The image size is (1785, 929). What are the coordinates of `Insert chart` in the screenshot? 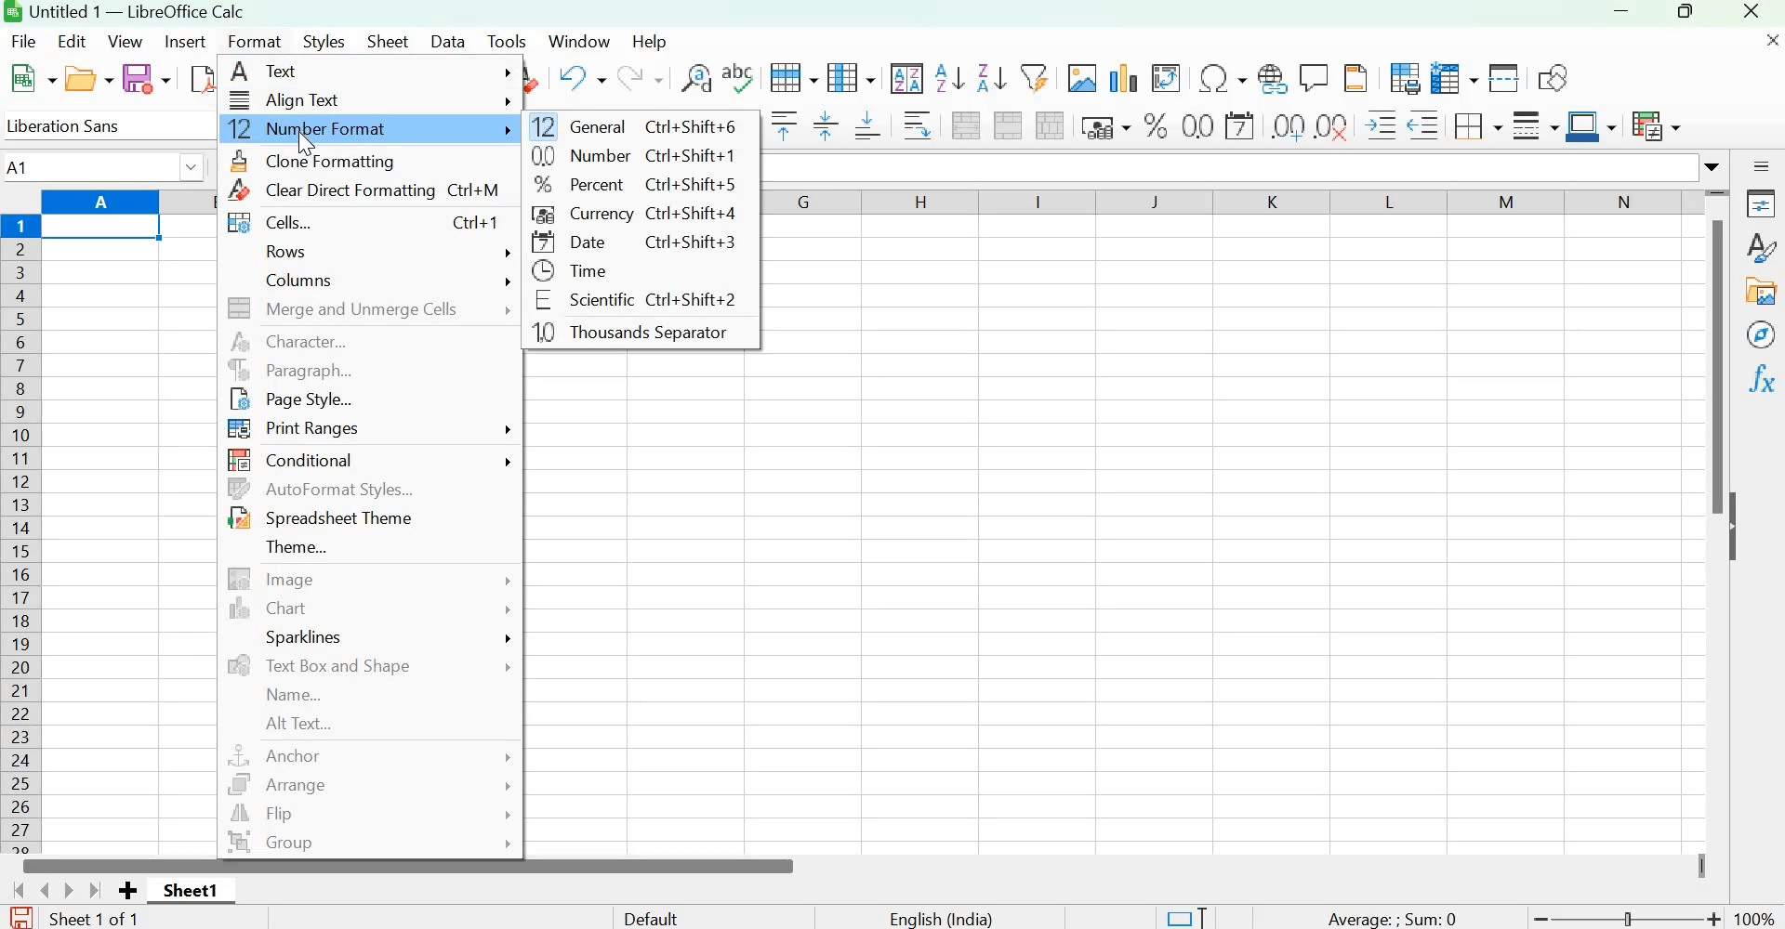 It's located at (1124, 77).